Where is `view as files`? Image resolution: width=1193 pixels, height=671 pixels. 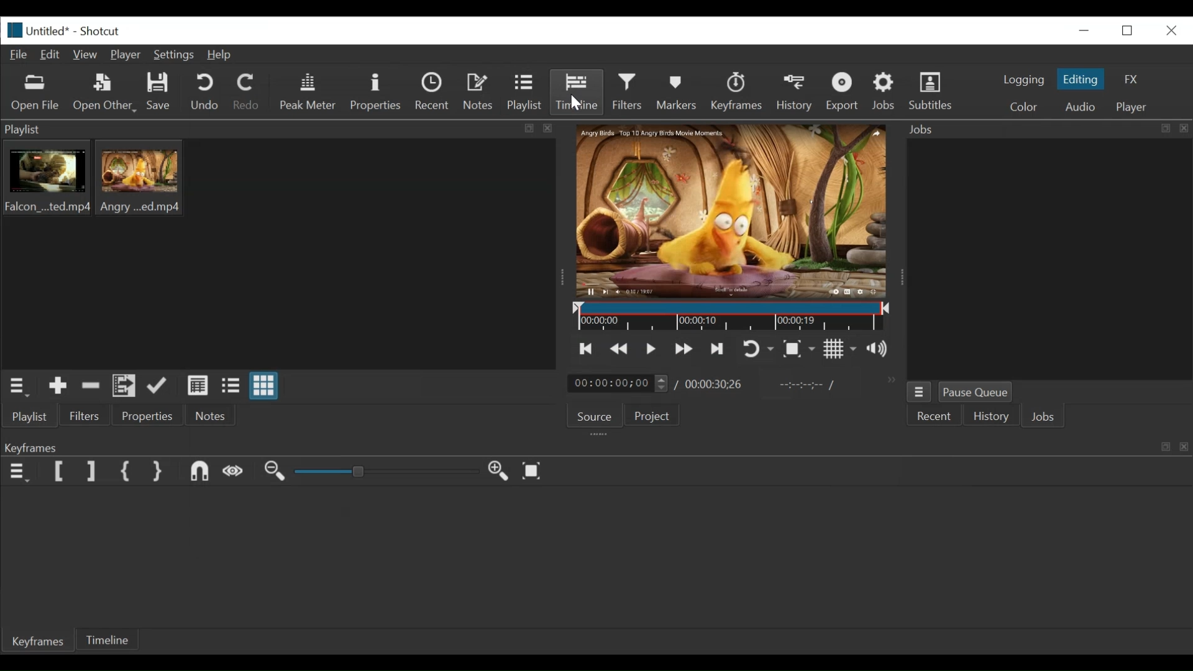
view as files is located at coordinates (232, 385).